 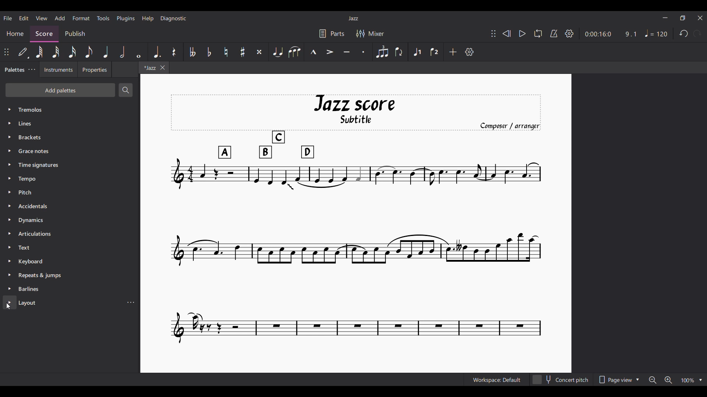 I want to click on Publish section, so click(x=75, y=34).